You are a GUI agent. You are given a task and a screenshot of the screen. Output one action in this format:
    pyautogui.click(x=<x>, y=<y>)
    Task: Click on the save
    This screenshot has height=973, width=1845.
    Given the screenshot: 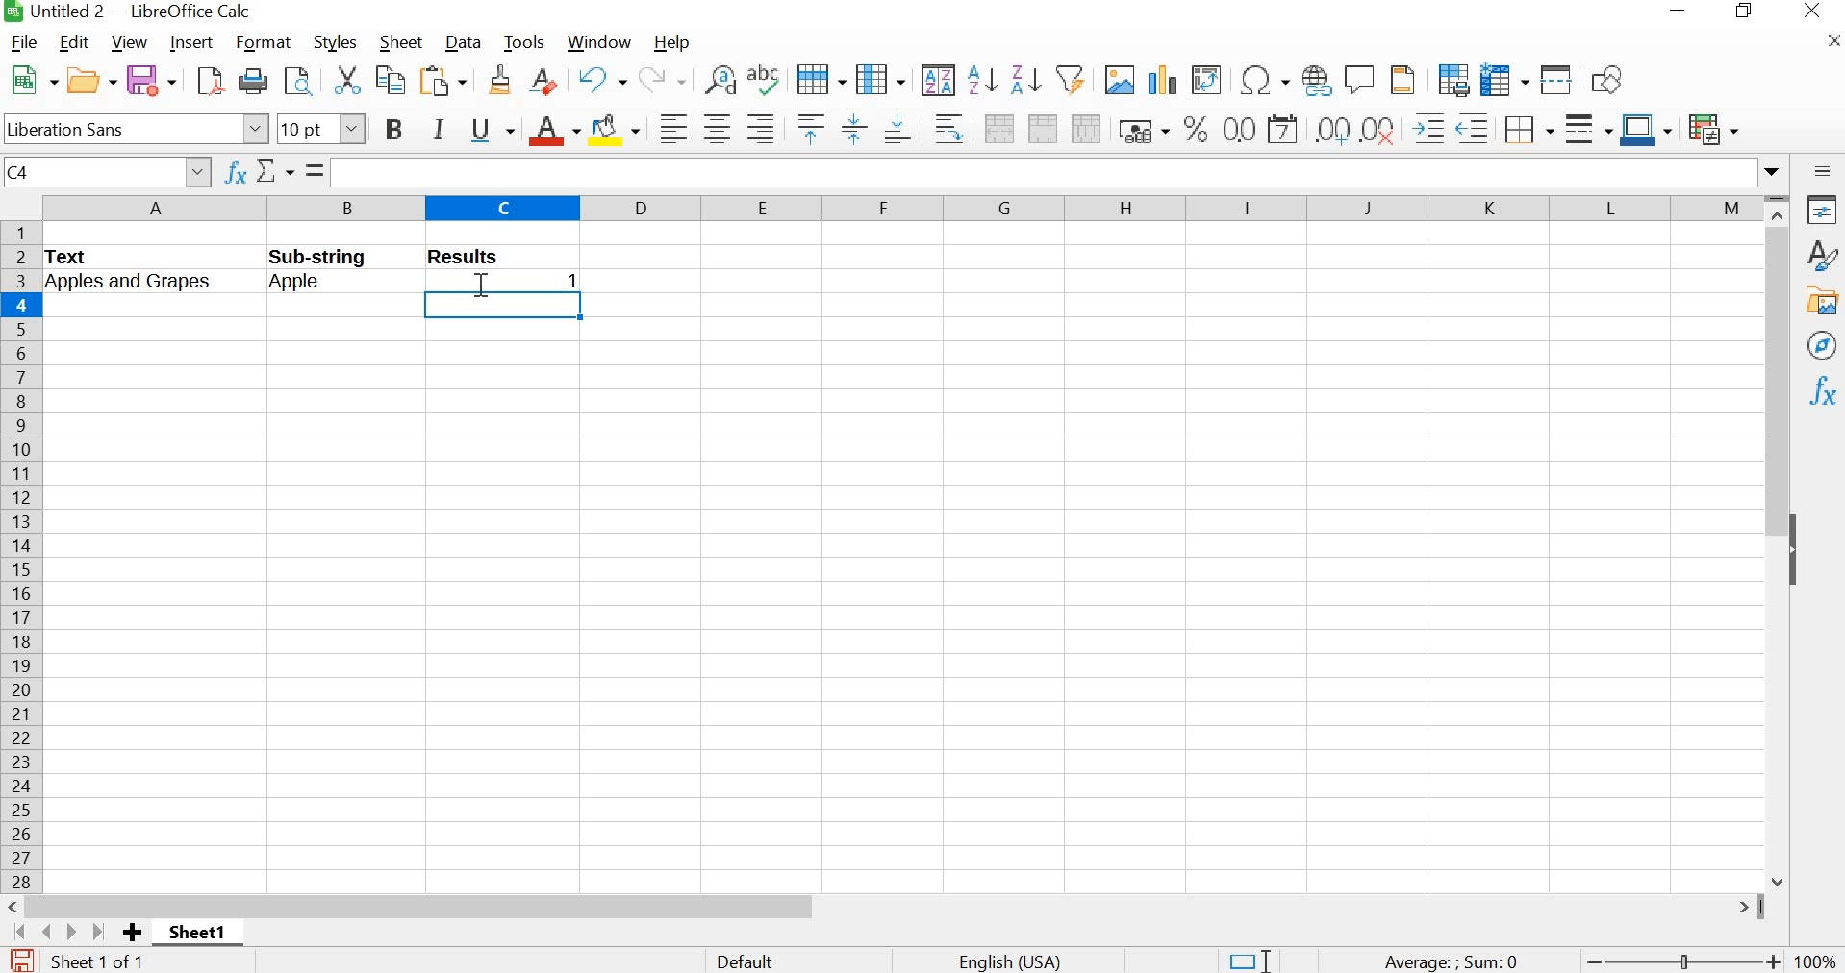 What is the action you would take?
    pyautogui.click(x=19, y=960)
    